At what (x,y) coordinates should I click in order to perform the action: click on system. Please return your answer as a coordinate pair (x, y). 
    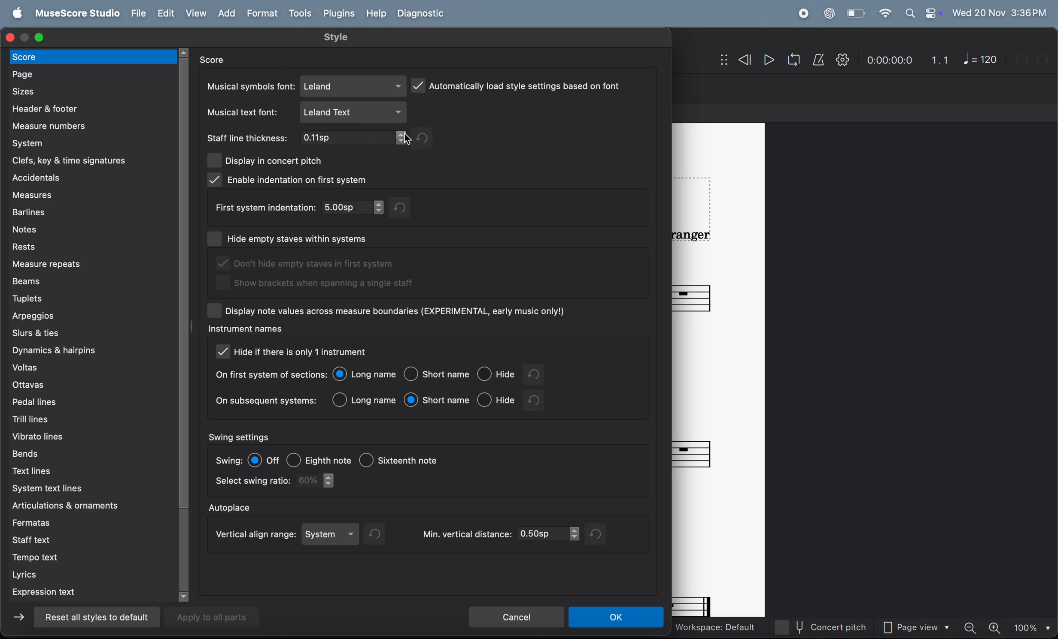
    Looking at the image, I should click on (88, 142).